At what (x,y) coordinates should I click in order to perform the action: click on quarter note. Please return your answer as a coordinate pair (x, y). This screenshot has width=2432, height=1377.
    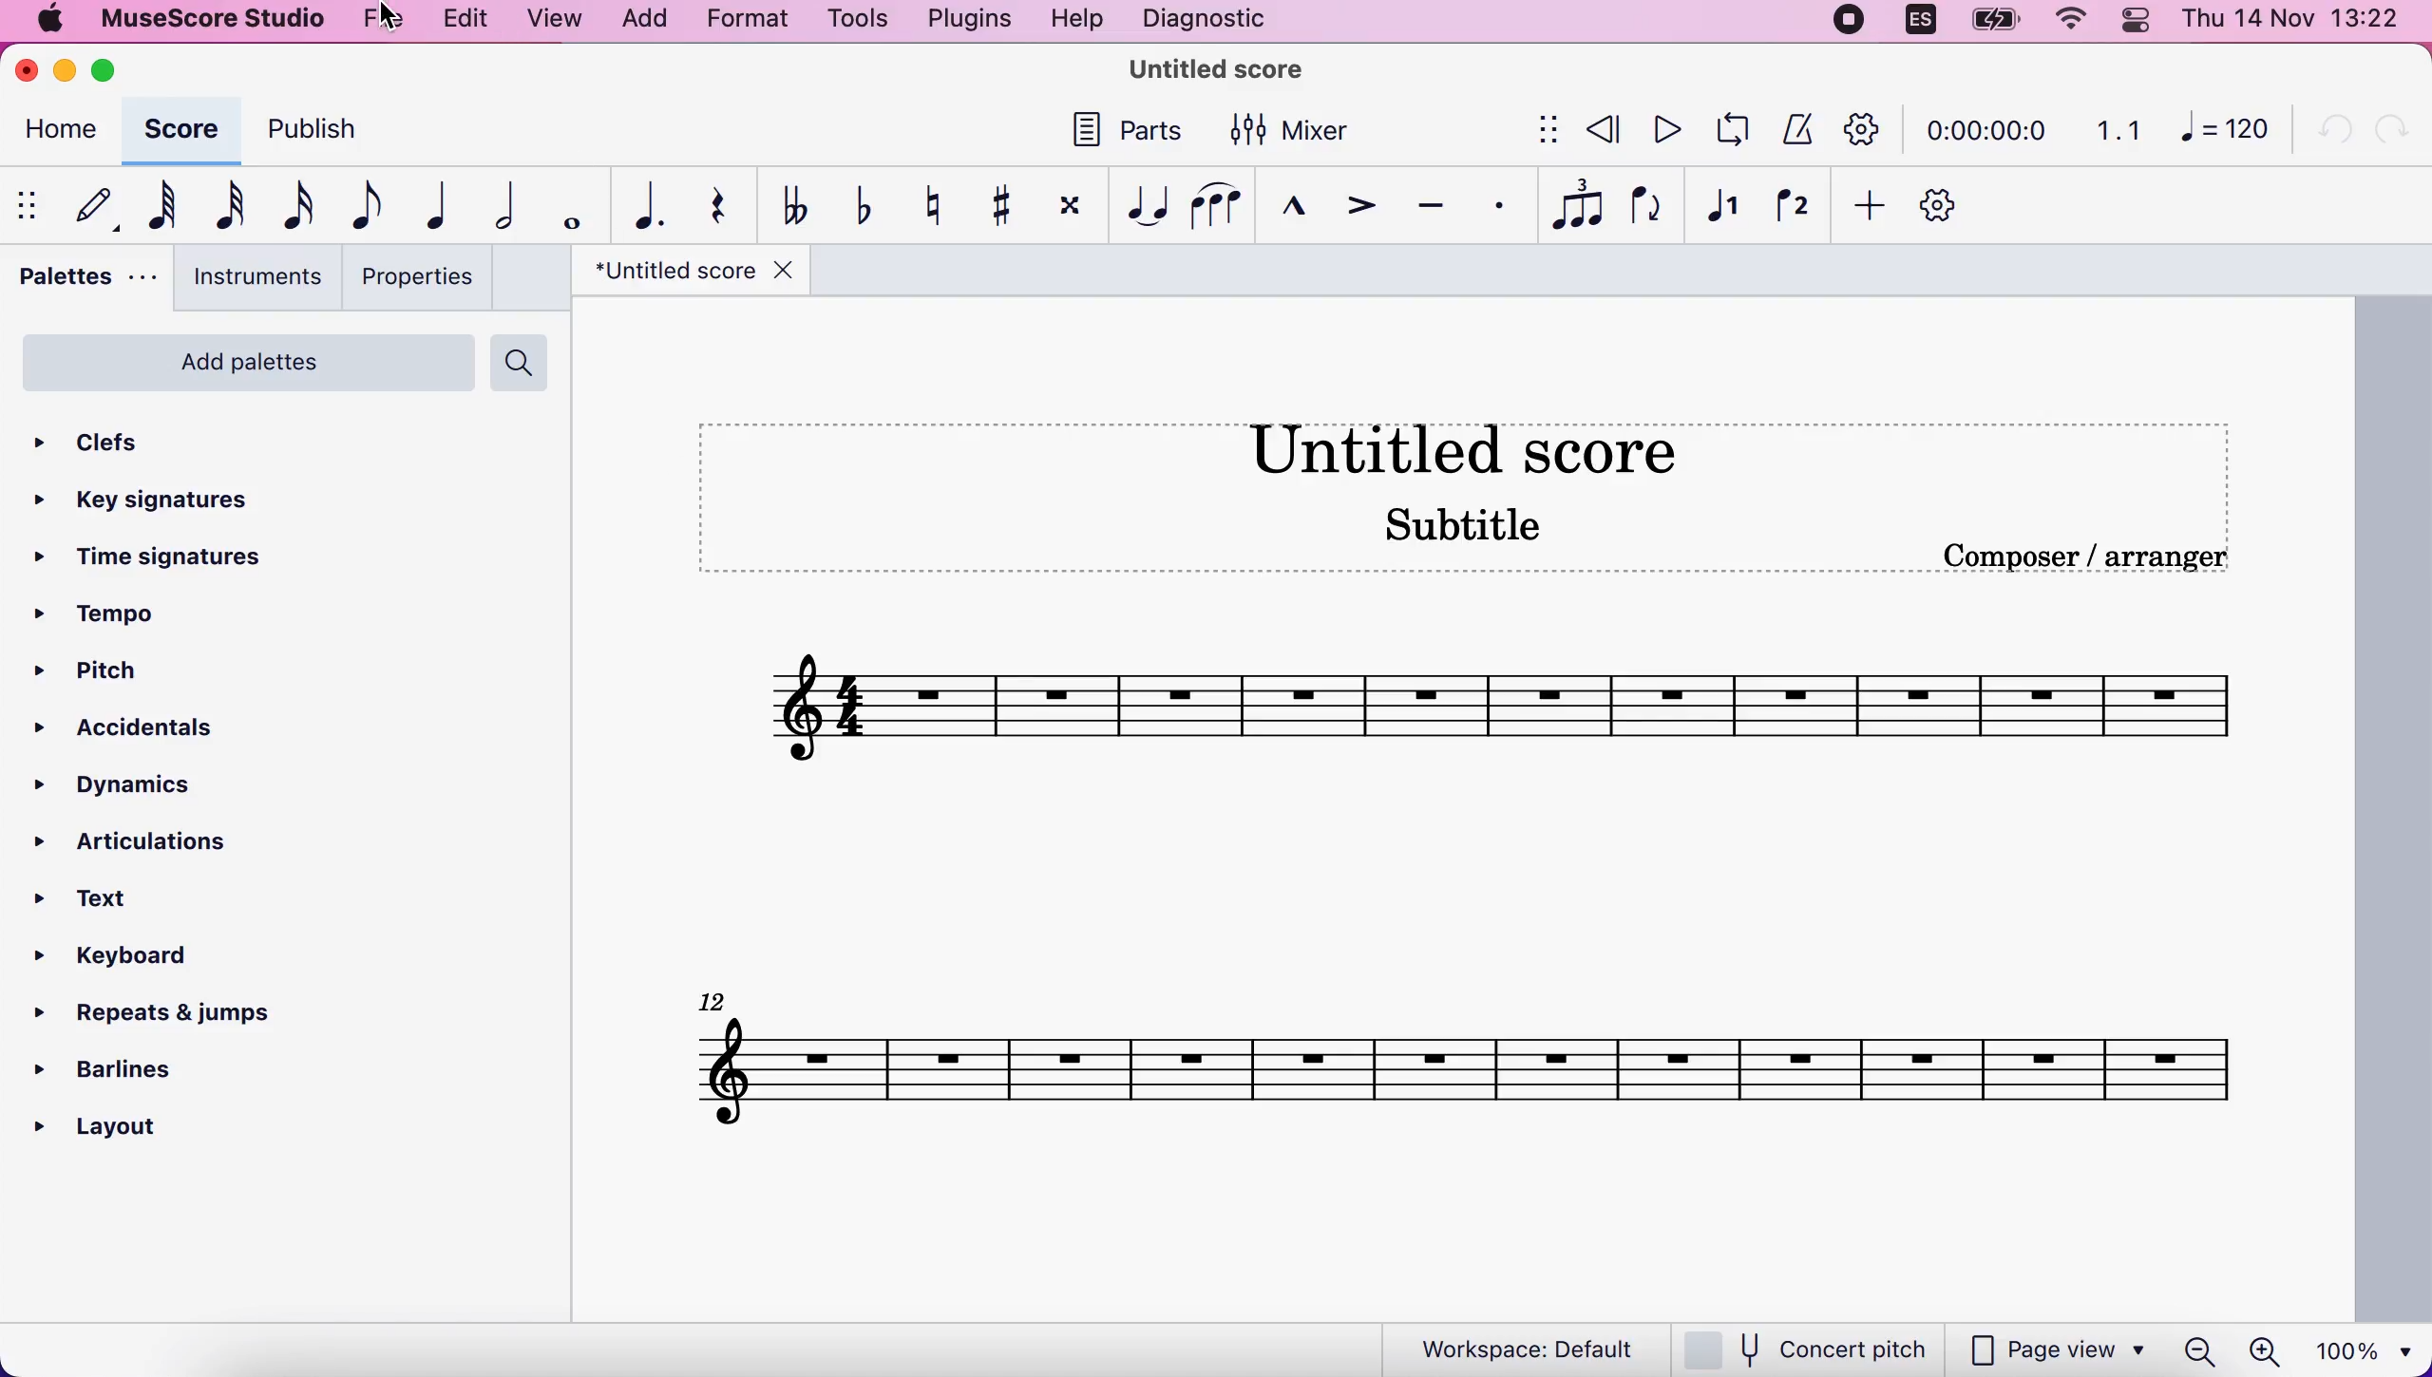
    Looking at the image, I should click on (438, 209).